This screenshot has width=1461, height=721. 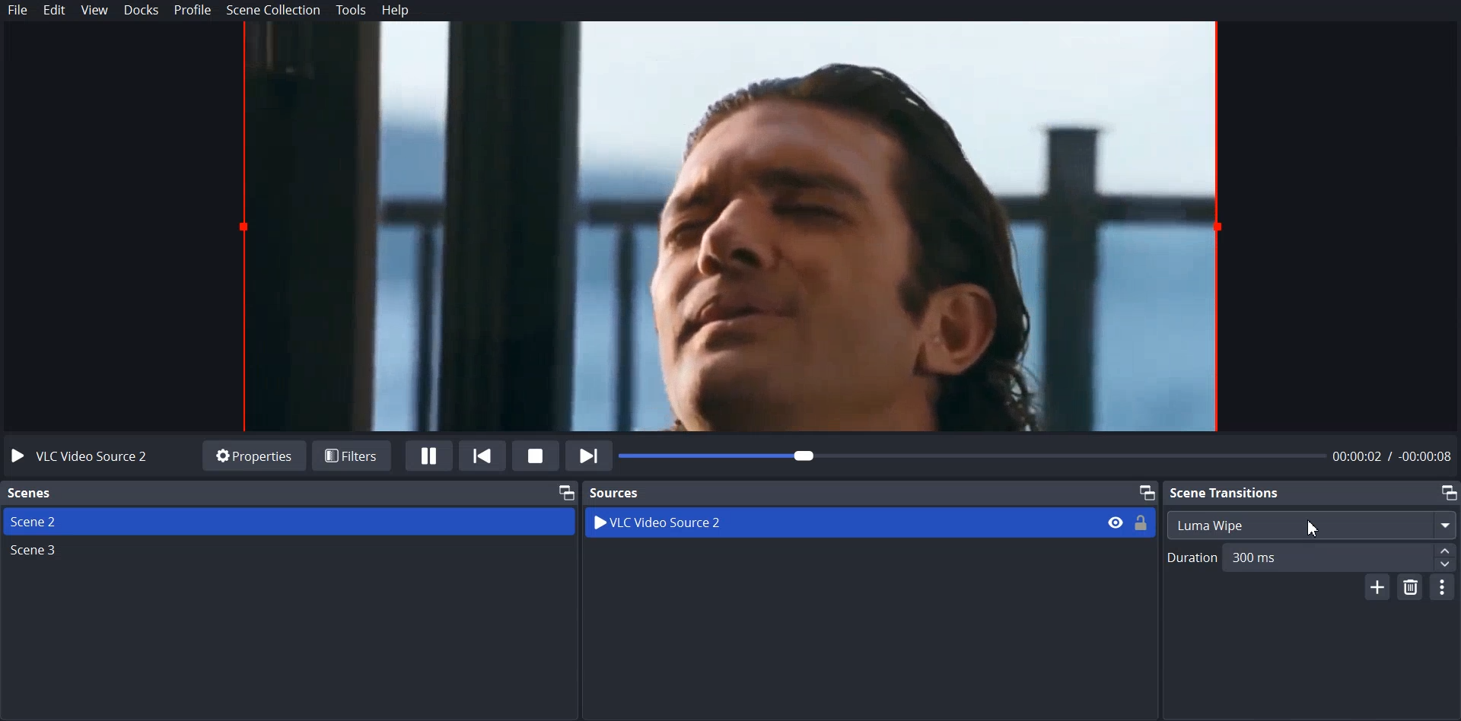 What do you see at coordinates (1412, 589) in the screenshot?
I see `Delete` at bounding box center [1412, 589].